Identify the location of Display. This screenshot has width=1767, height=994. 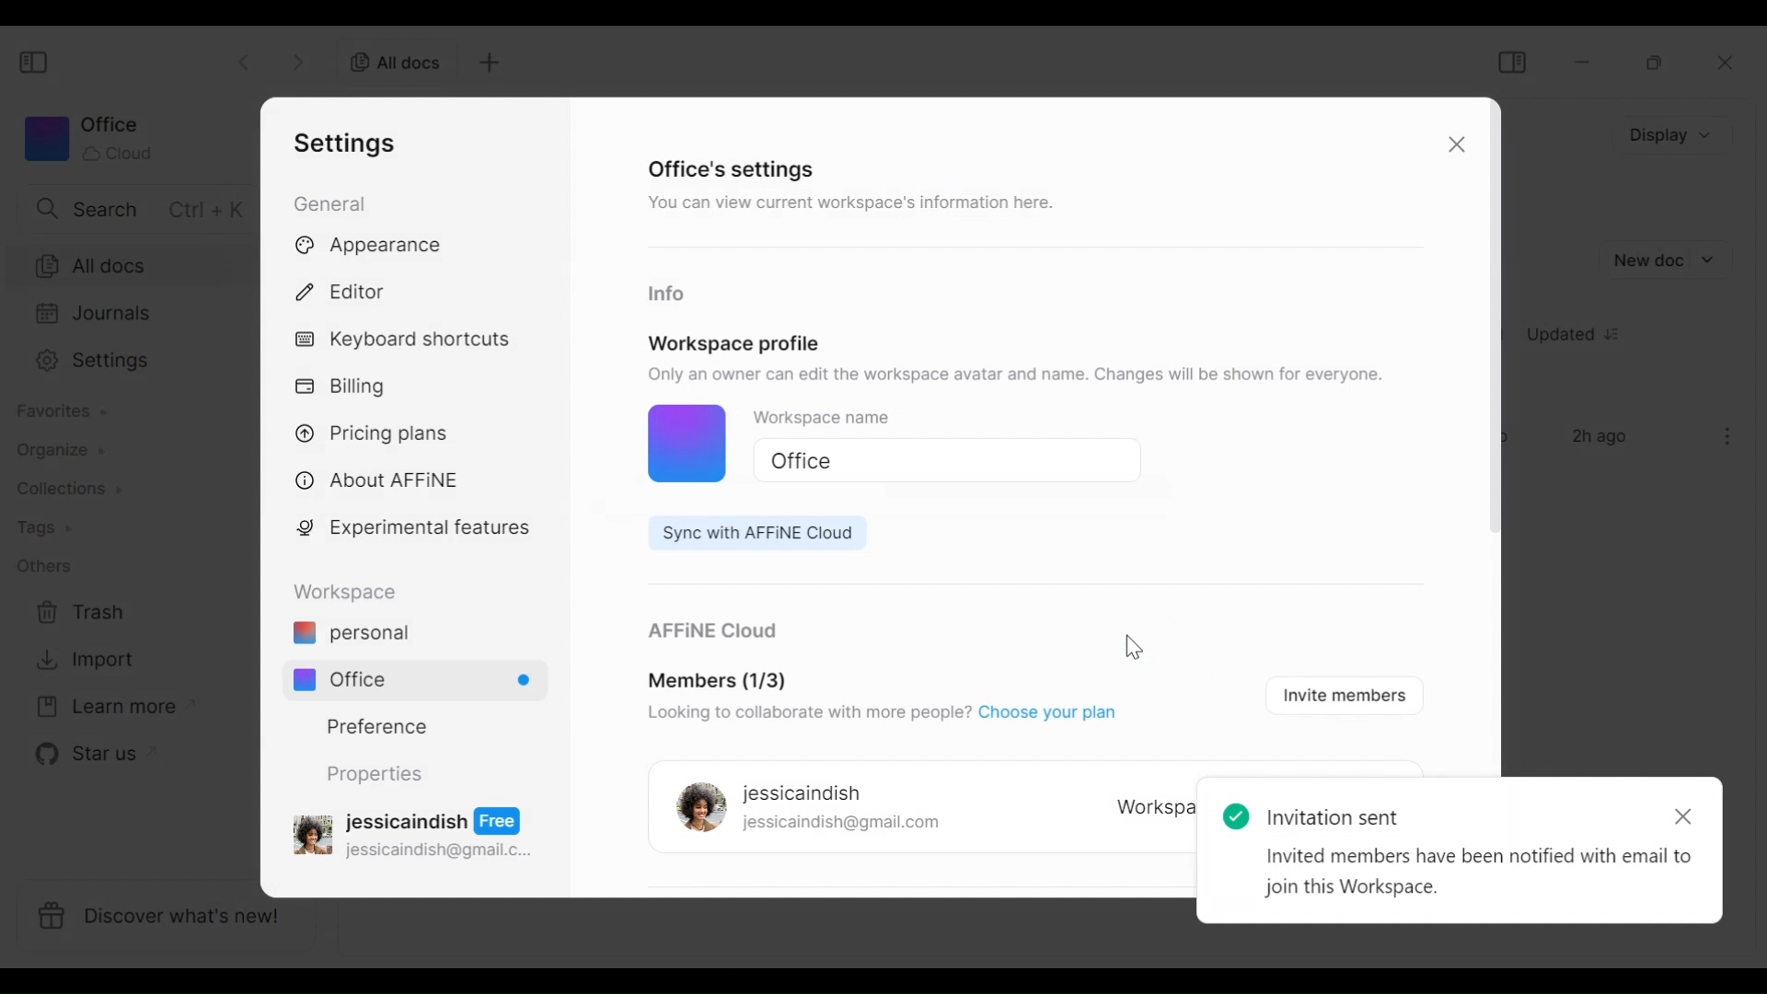
(1675, 133).